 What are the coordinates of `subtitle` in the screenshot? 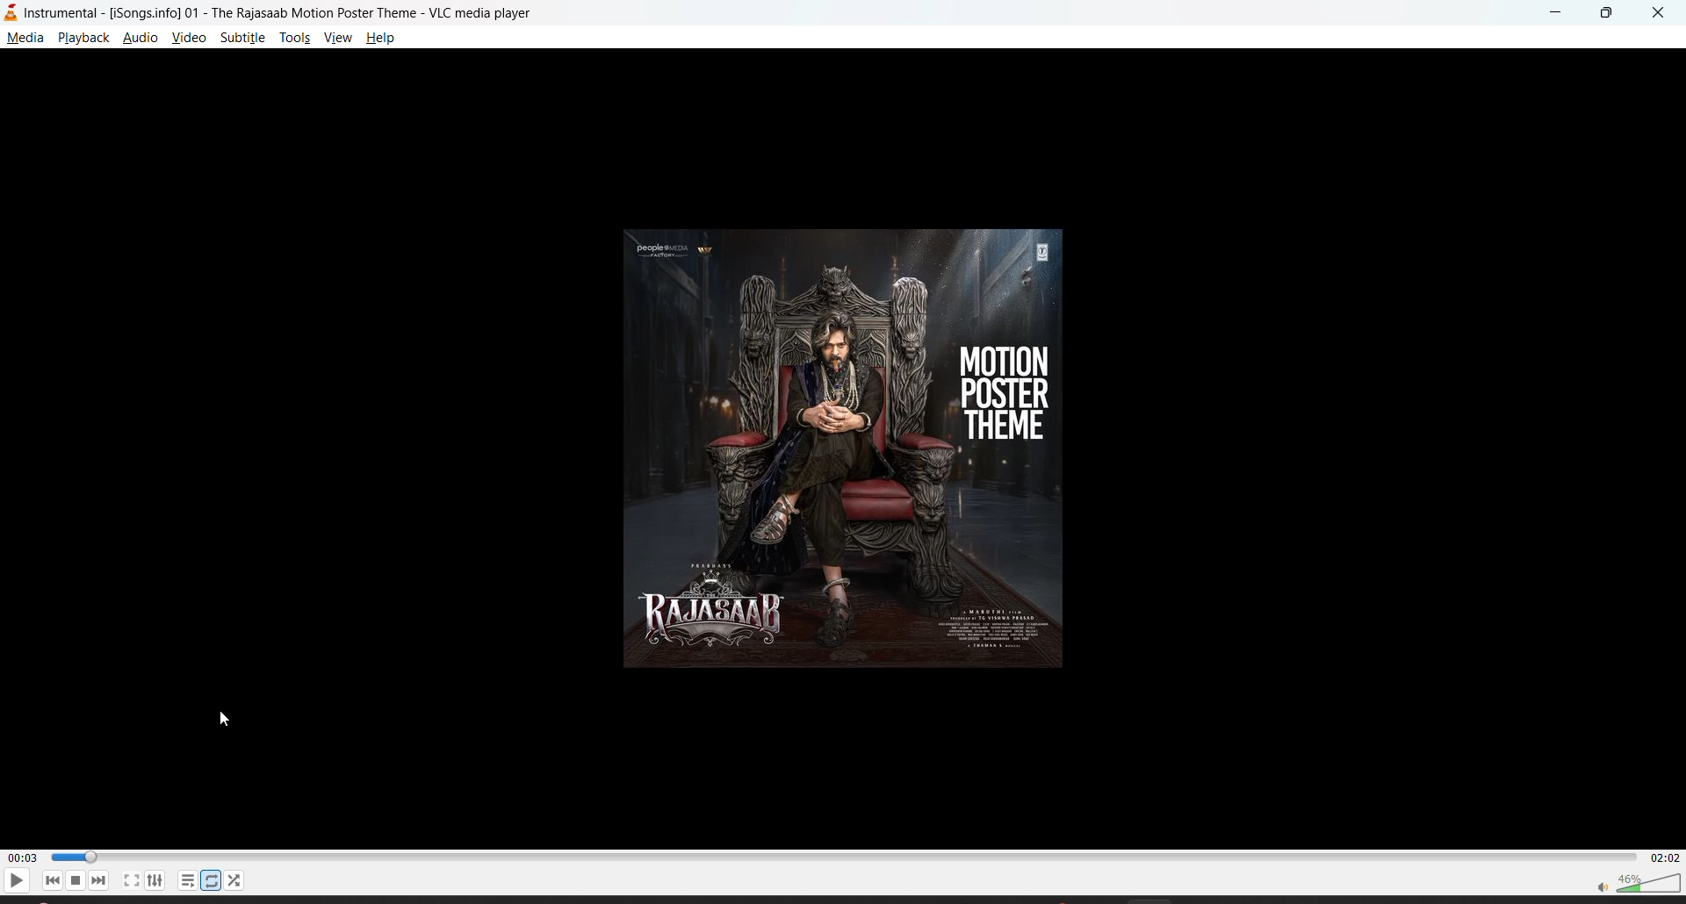 It's located at (245, 39).